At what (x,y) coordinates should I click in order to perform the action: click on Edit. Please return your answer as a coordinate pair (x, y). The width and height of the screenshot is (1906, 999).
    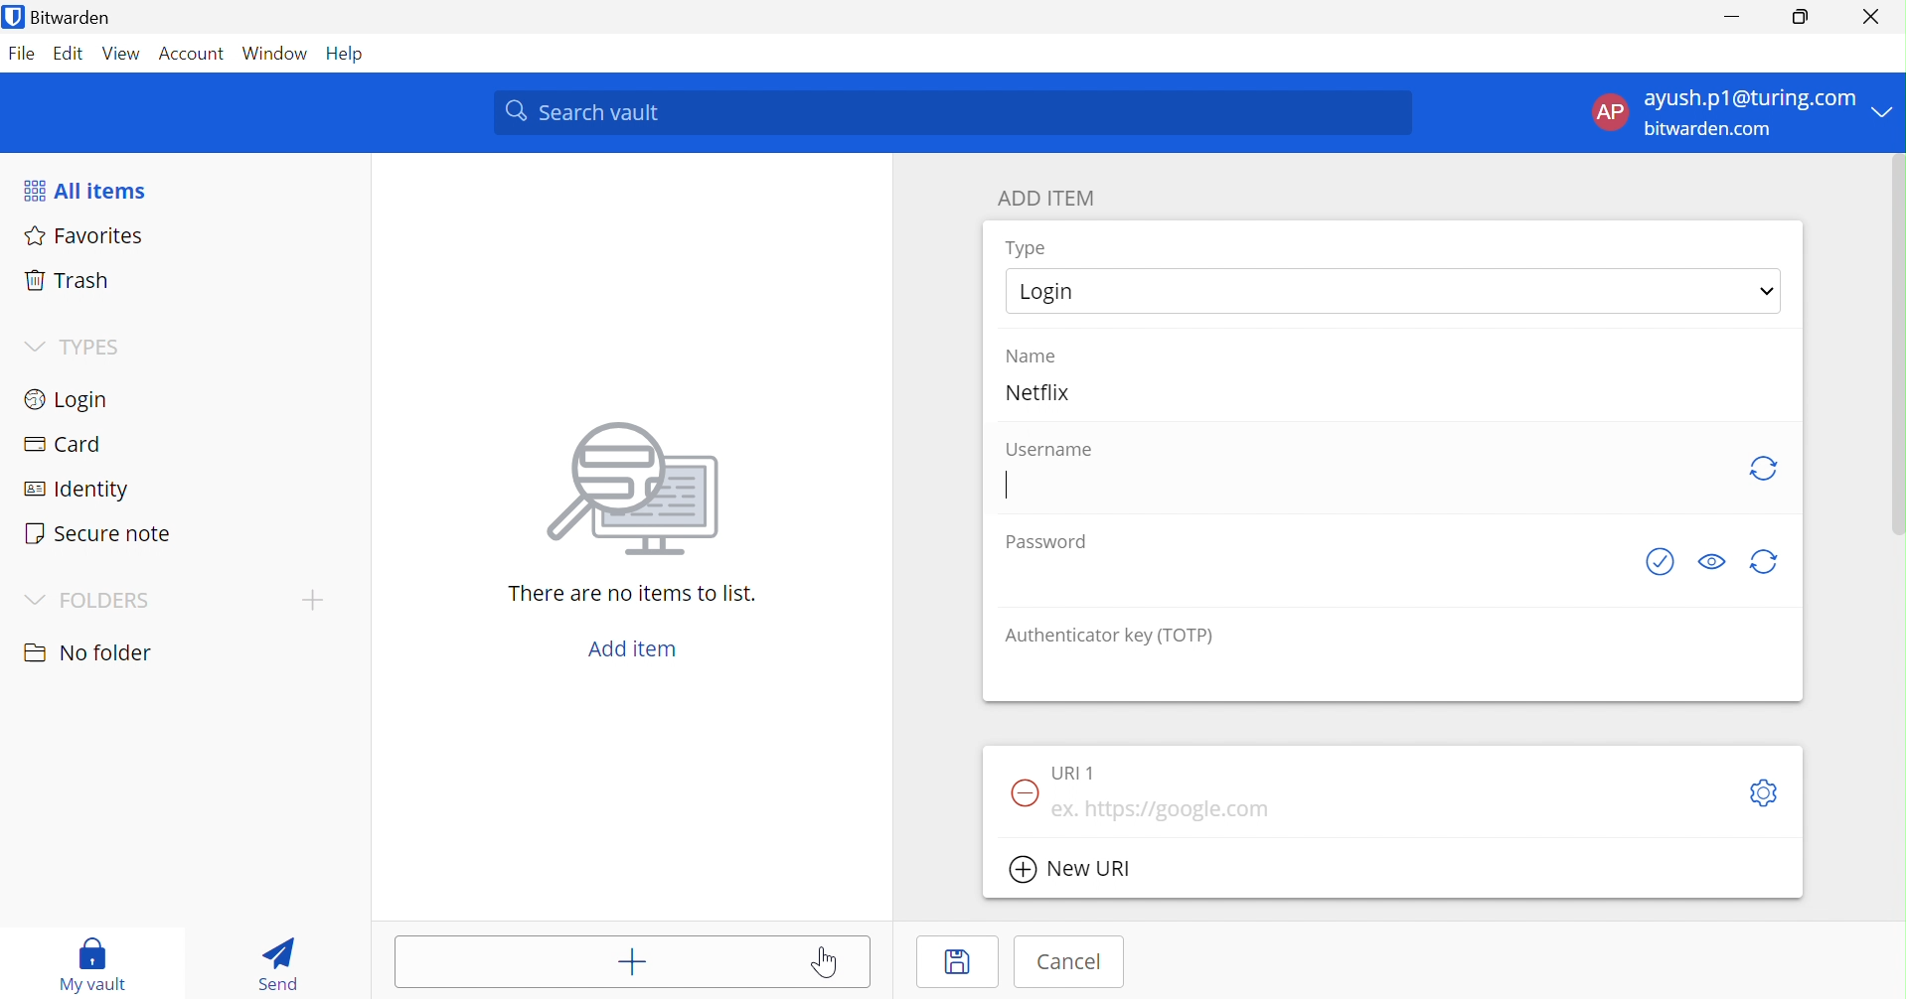
    Looking at the image, I should click on (71, 55).